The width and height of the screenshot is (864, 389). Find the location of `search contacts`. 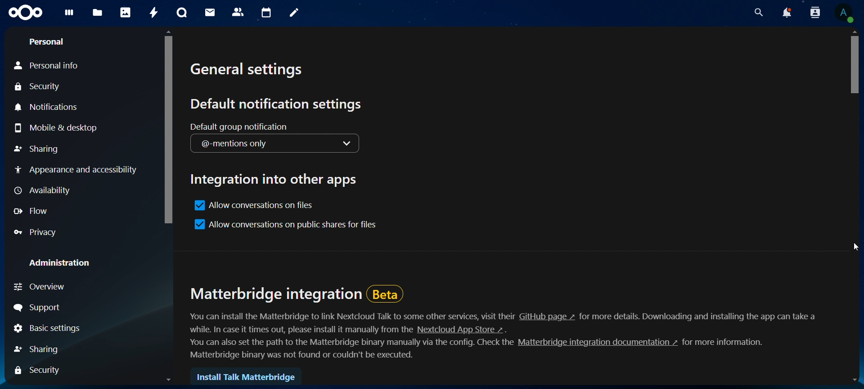

search contacts is located at coordinates (815, 14).